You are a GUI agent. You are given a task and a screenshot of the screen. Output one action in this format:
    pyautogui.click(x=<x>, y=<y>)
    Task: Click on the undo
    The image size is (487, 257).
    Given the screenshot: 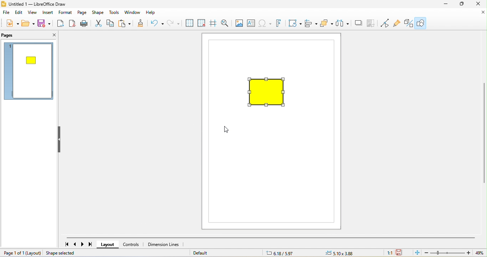 What is the action you would take?
    pyautogui.click(x=156, y=23)
    